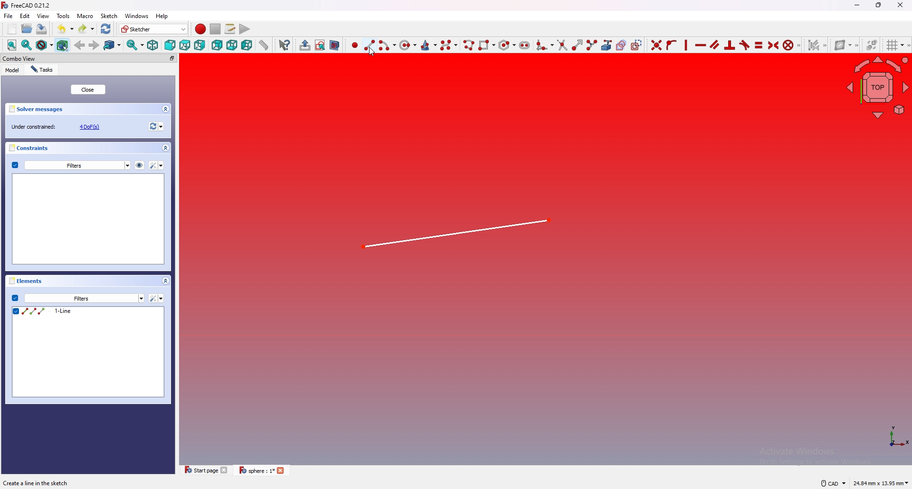  What do you see at coordinates (28, 5) in the screenshot?
I see `FreeCAD 0.21.2` at bounding box center [28, 5].